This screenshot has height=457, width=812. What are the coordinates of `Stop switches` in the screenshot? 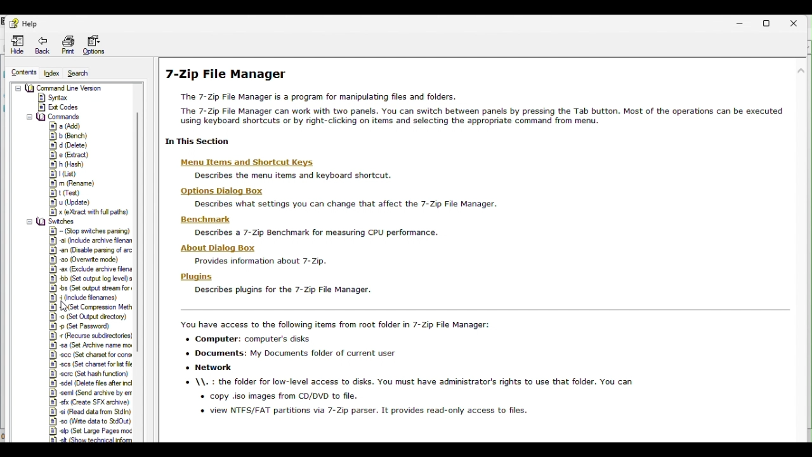 It's located at (89, 231).